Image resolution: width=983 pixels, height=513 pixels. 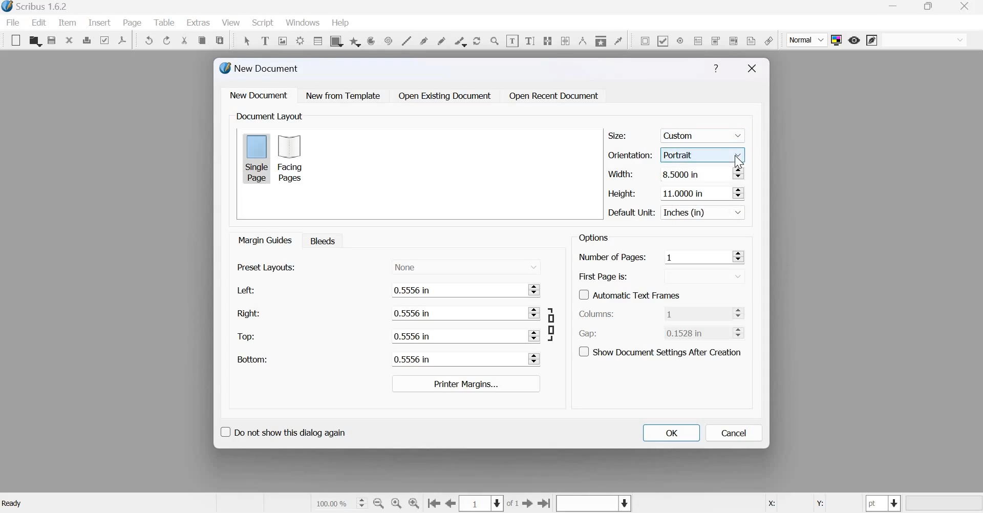 What do you see at coordinates (752, 69) in the screenshot?
I see `Close` at bounding box center [752, 69].